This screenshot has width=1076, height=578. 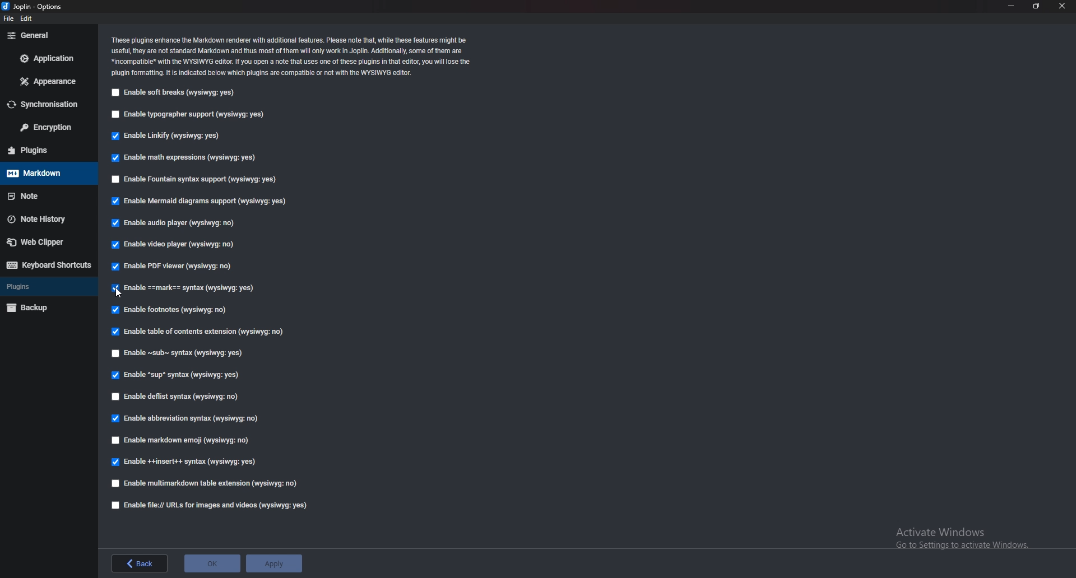 What do you see at coordinates (206, 505) in the screenshot?
I see `Enable file urls for images and videos` at bounding box center [206, 505].